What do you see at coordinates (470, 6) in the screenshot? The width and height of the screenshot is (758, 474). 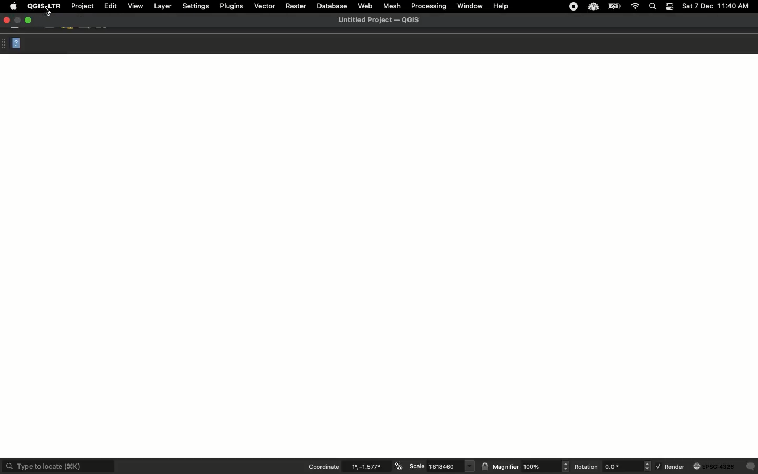 I see `Window` at bounding box center [470, 6].